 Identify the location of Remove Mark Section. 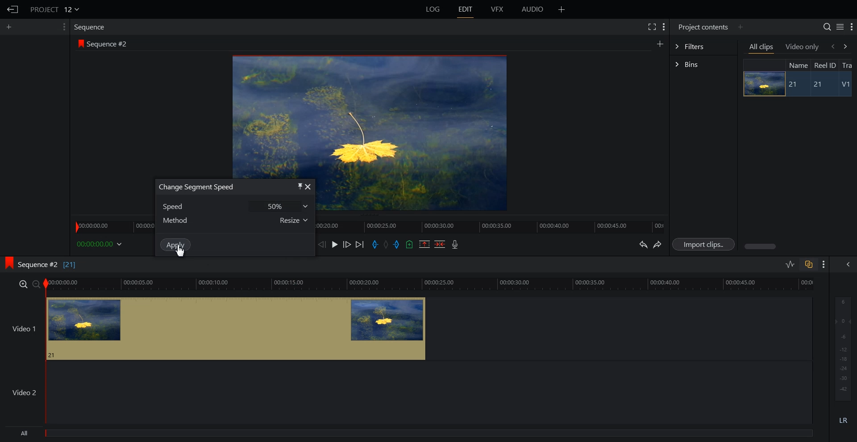
(424, 244).